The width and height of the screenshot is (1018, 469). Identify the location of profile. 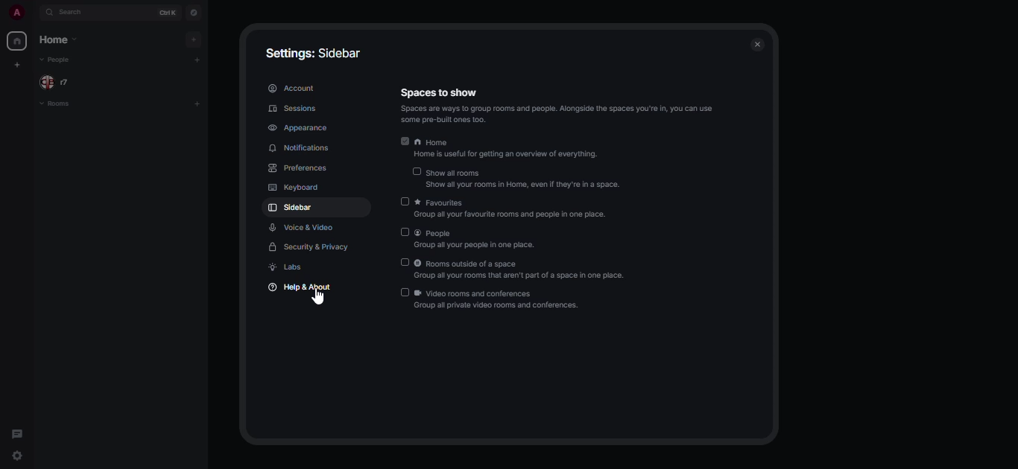
(13, 13).